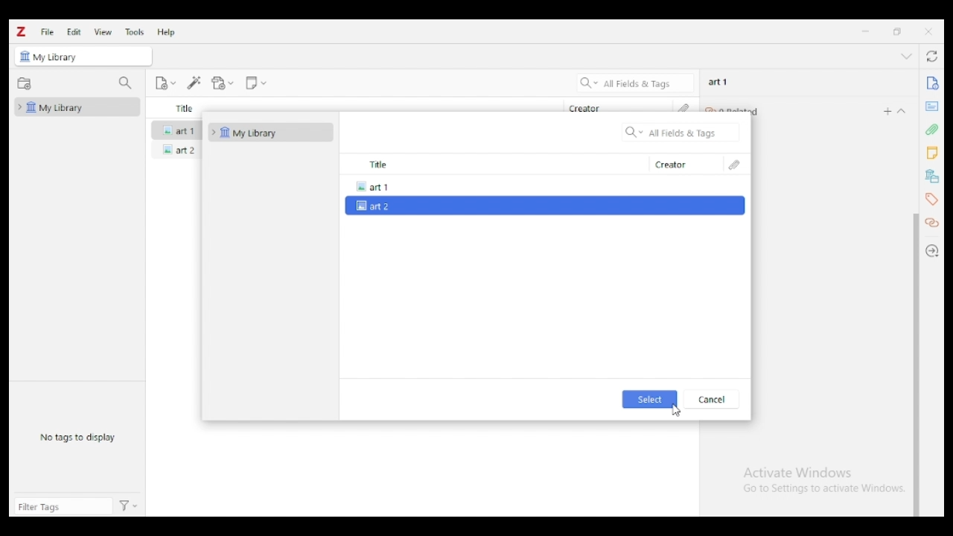  I want to click on new item, so click(165, 83).